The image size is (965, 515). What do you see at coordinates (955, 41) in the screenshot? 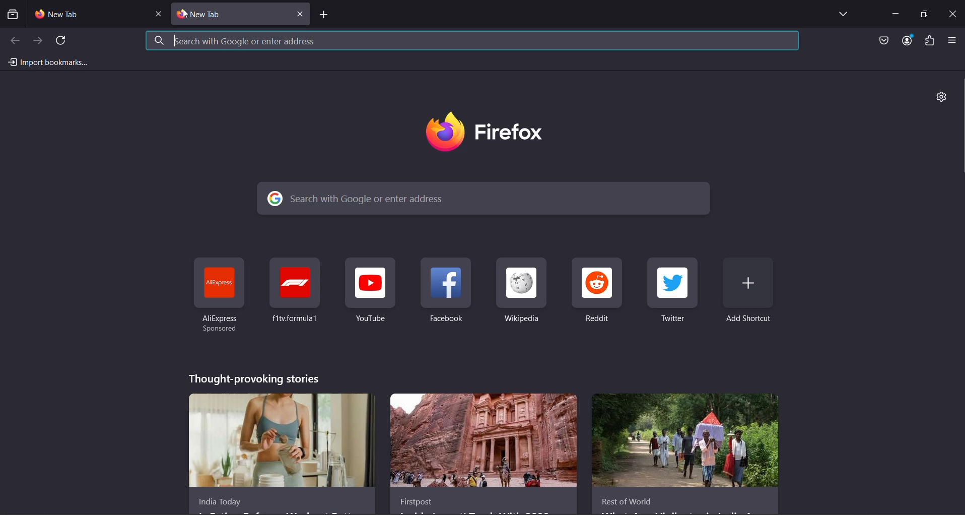
I see `open application menu` at bounding box center [955, 41].